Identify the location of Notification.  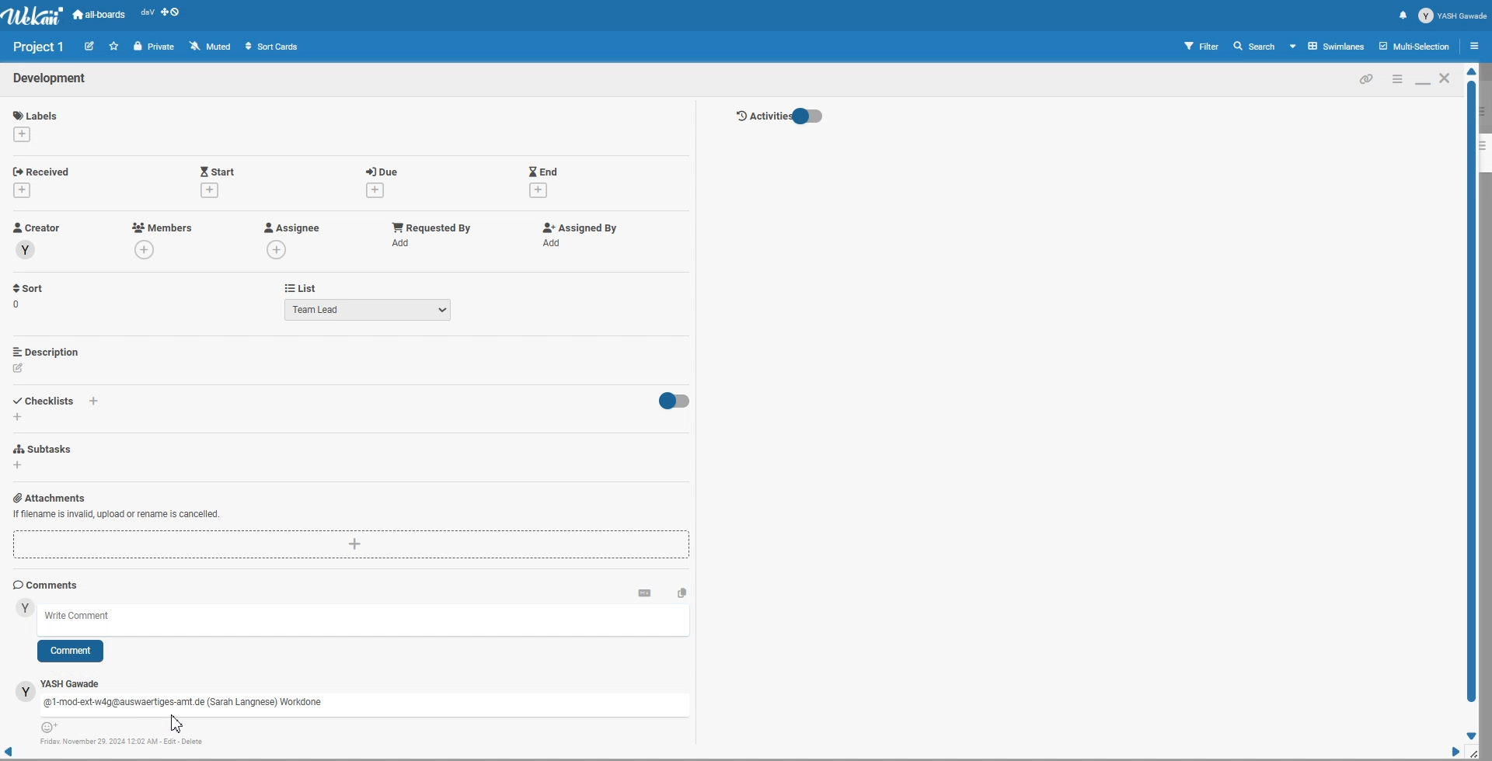
(1403, 15).